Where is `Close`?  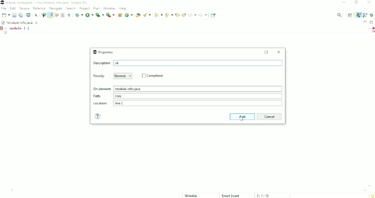
Close is located at coordinates (280, 52).